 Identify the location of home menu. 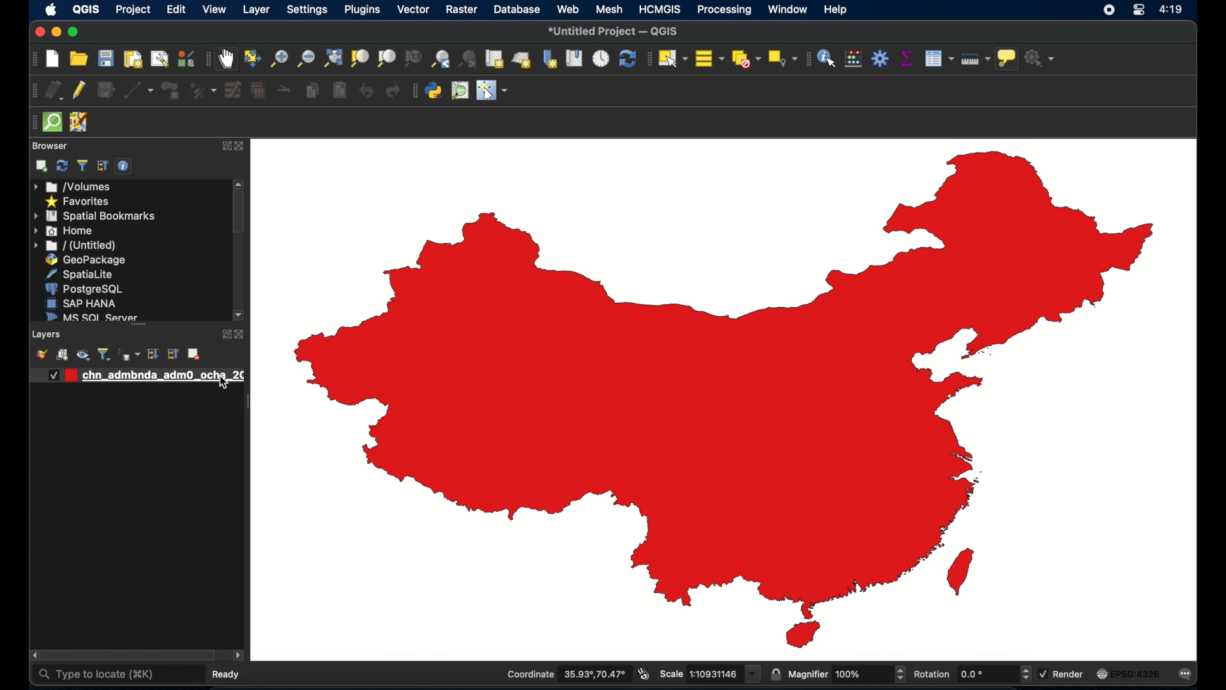
(64, 231).